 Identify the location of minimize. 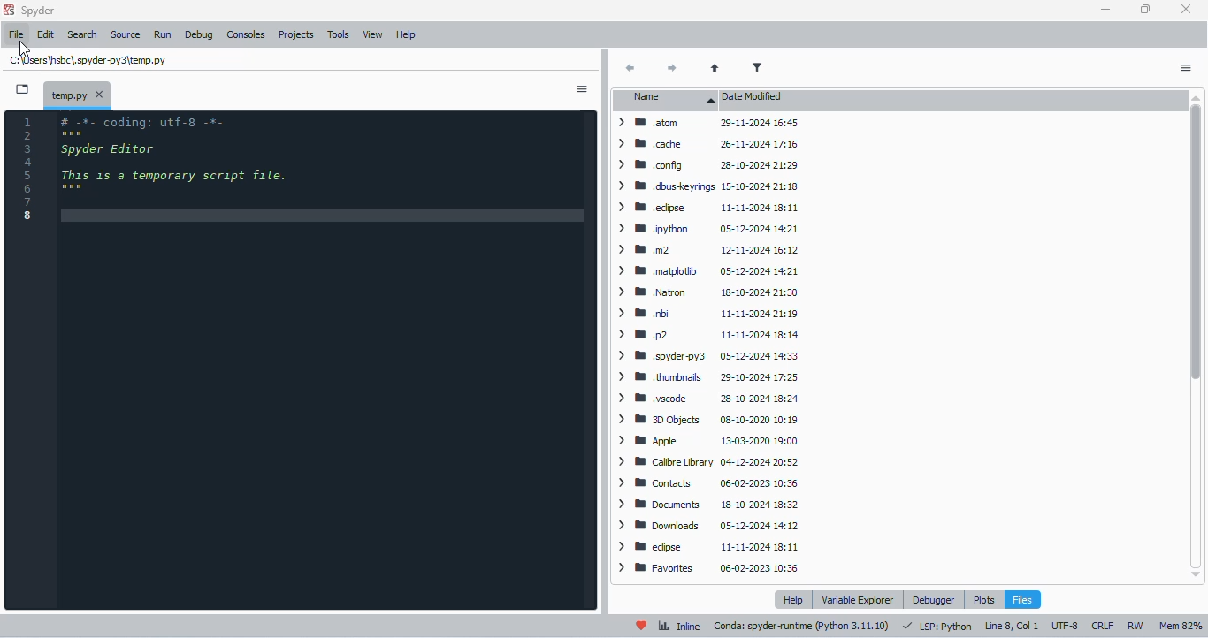
(1101, 11).